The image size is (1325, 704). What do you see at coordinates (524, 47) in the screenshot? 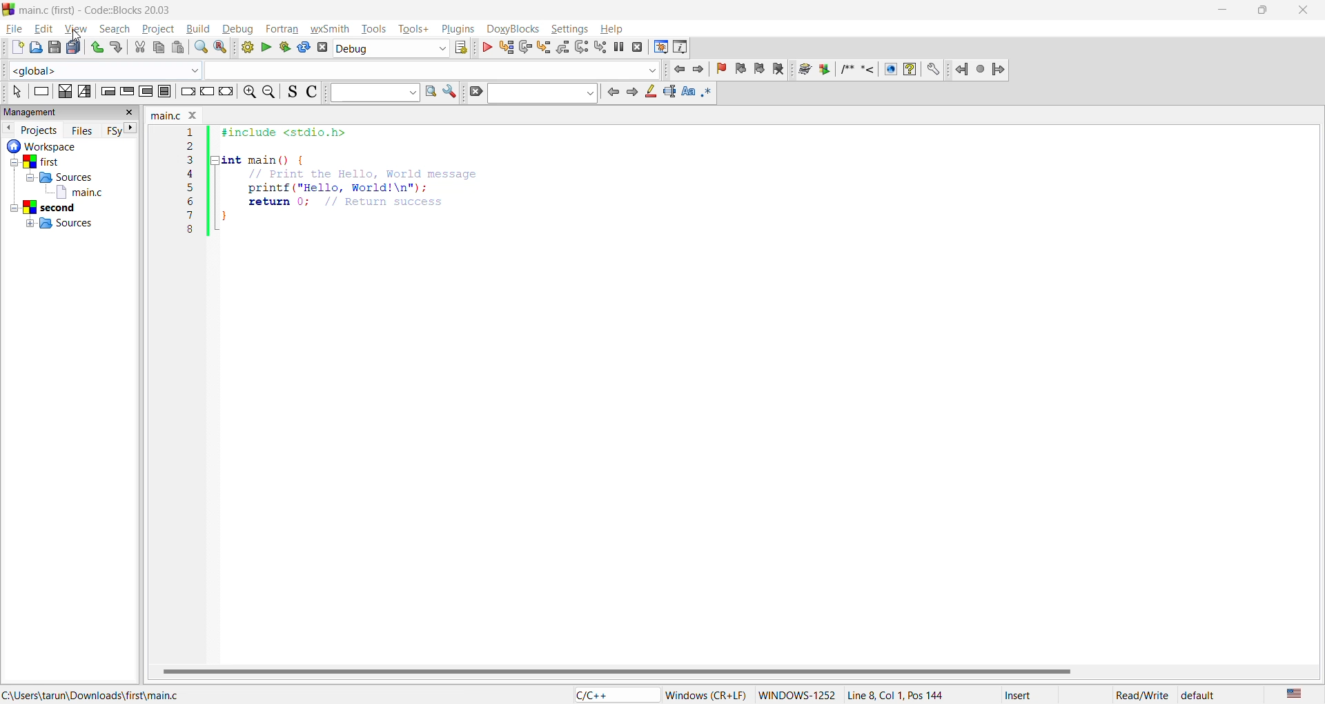
I see `next line` at bounding box center [524, 47].